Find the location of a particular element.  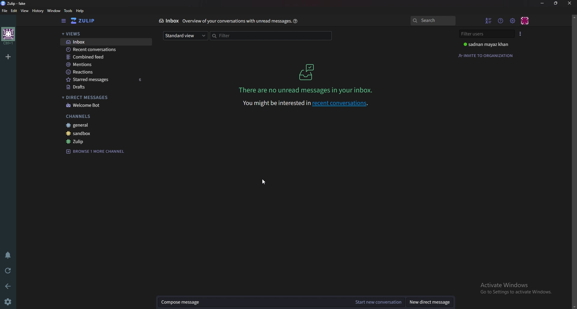

settings is located at coordinates (9, 301).